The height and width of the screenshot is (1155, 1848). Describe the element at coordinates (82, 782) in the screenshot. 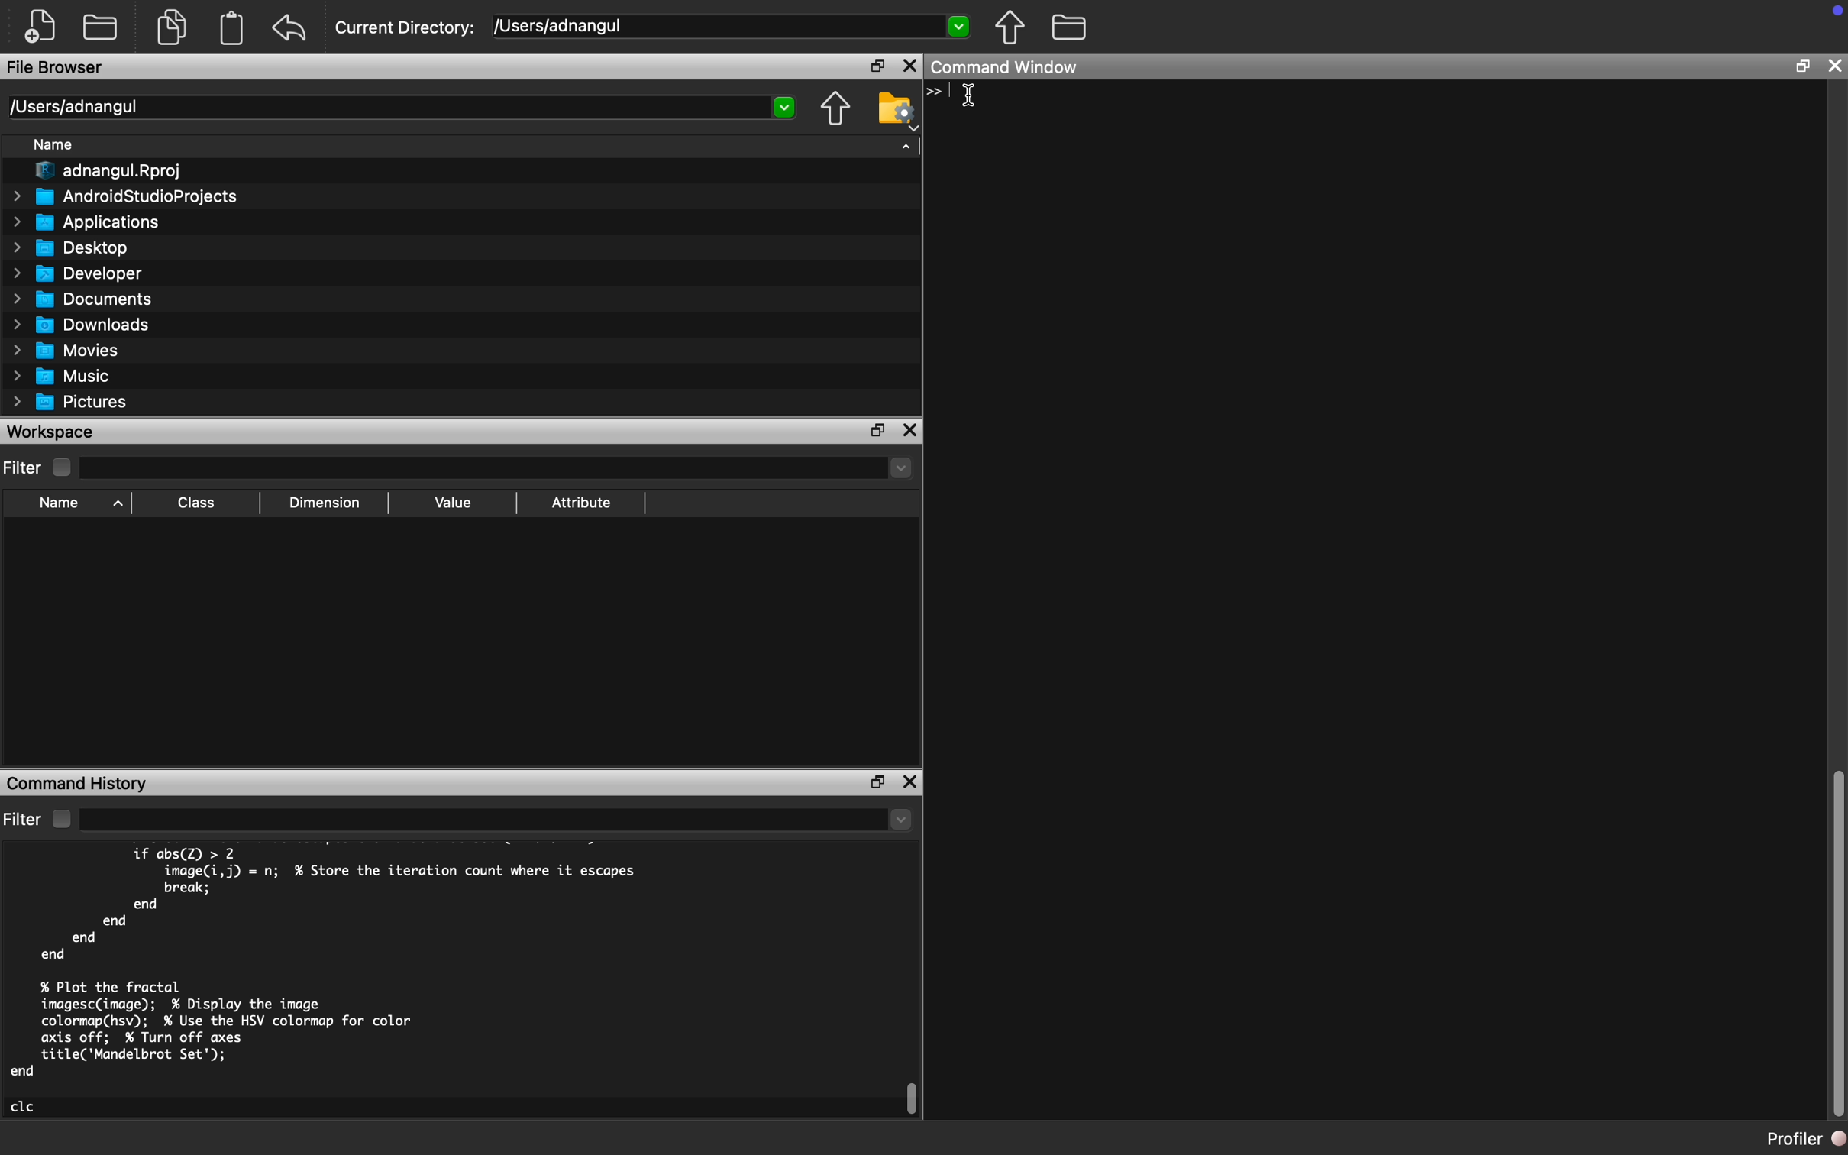

I see `Command History` at that location.